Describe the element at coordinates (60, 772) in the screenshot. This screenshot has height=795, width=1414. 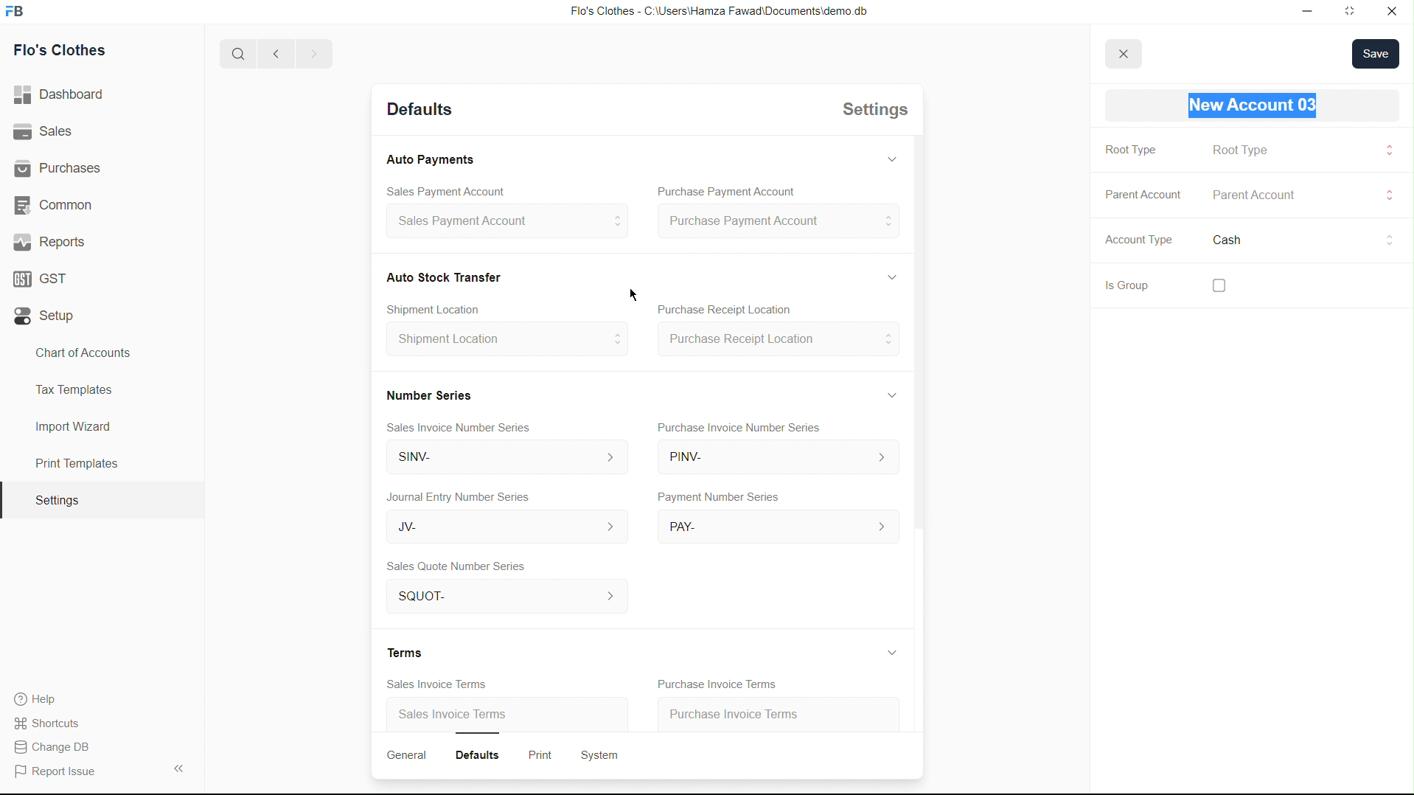
I see `Report Issue` at that location.